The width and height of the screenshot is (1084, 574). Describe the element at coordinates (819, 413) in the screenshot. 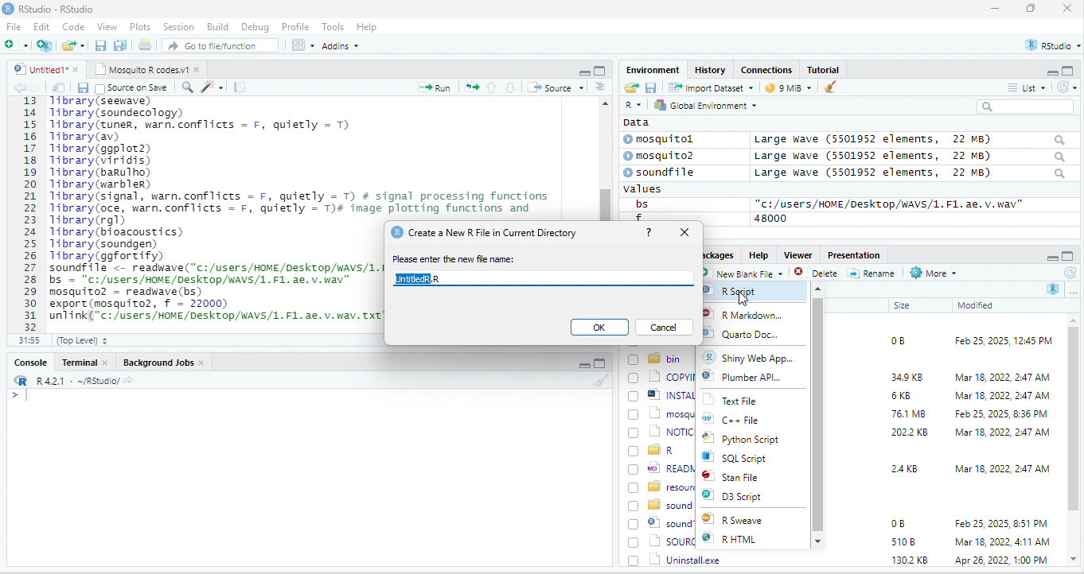

I see `scroll bar` at that location.